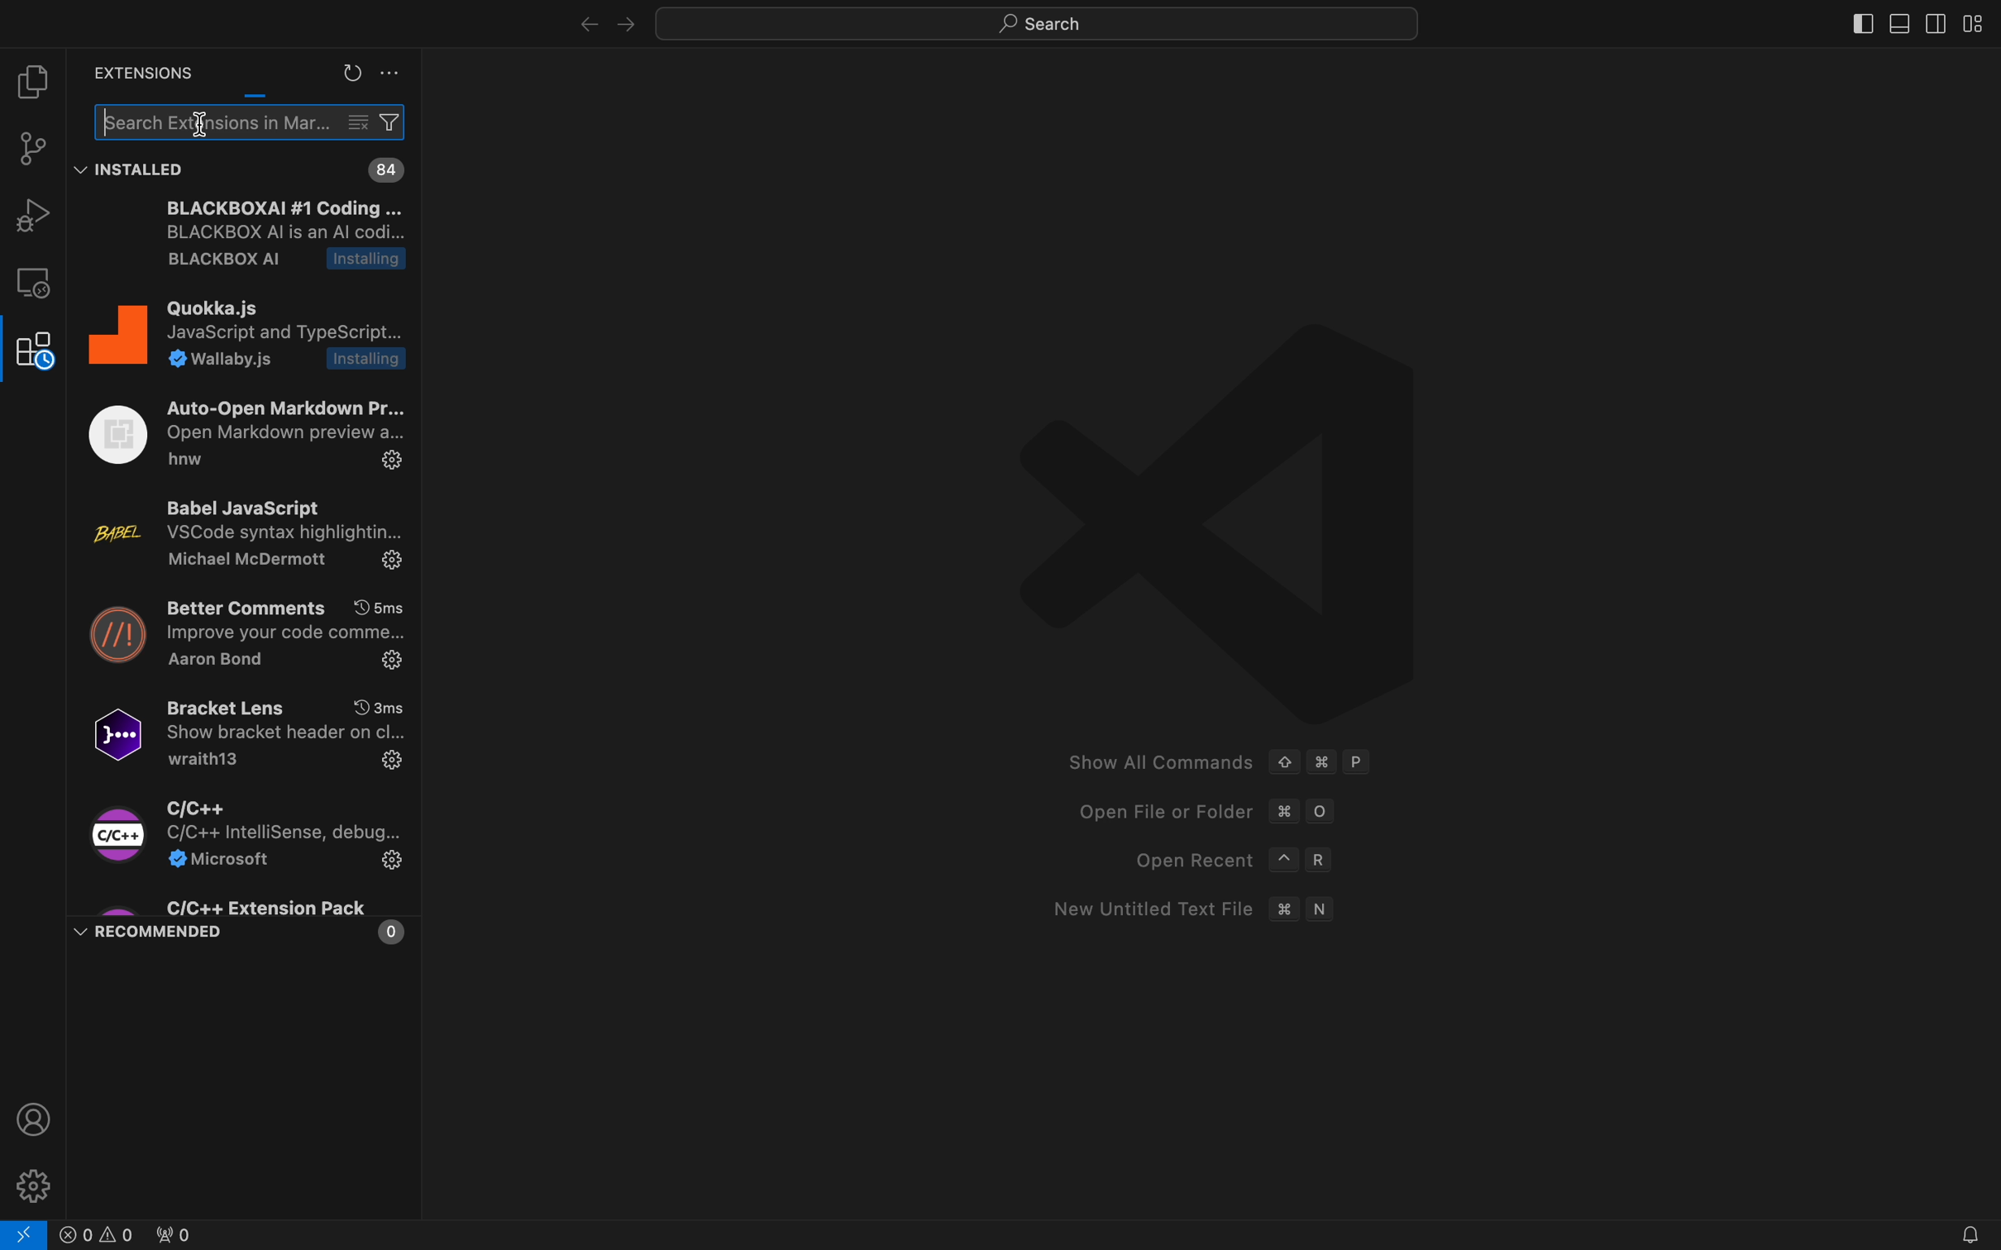  What do you see at coordinates (351, 73) in the screenshot?
I see `reload` at bounding box center [351, 73].